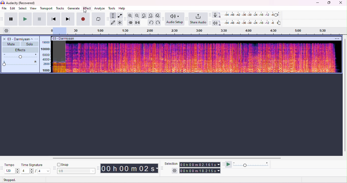  I want to click on frequency, so click(46, 57).